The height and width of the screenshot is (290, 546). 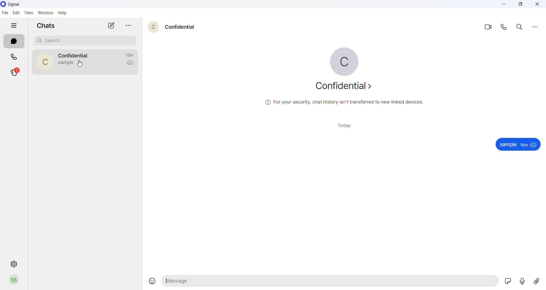 I want to click on read recipient , so click(x=131, y=63).